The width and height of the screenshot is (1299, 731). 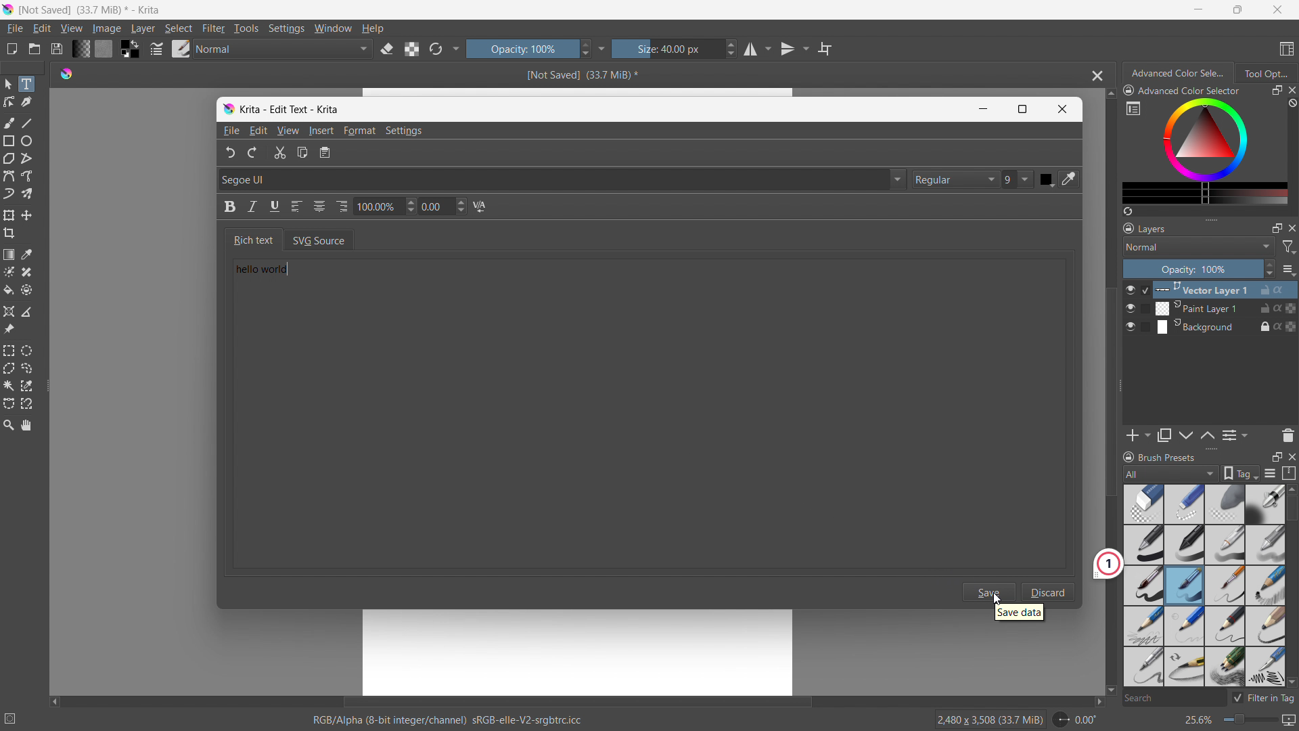 What do you see at coordinates (226, 152) in the screenshot?
I see `undo` at bounding box center [226, 152].